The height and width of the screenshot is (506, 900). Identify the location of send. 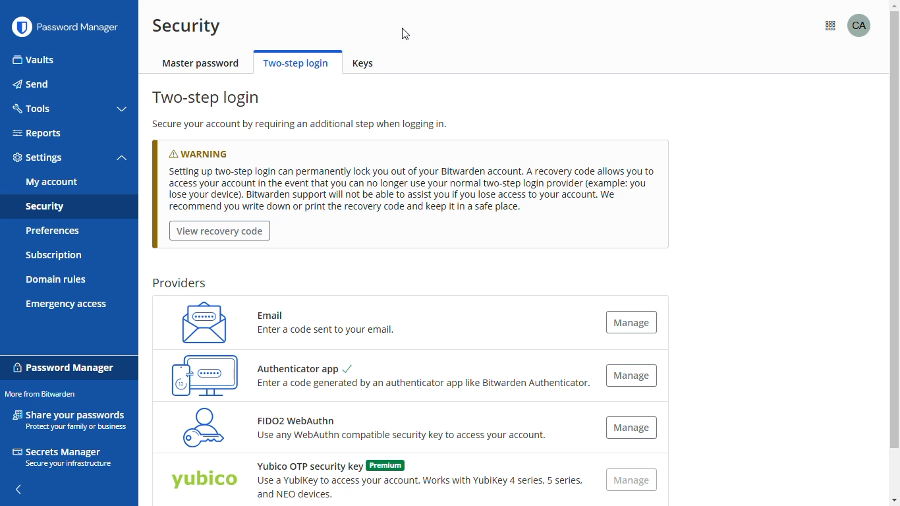
(32, 84).